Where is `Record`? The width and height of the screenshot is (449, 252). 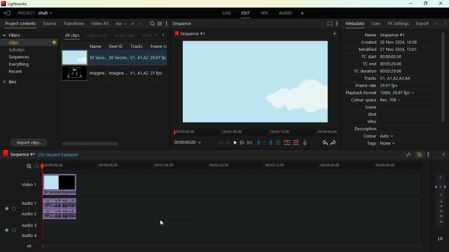 Record is located at coordinates (55, 42).